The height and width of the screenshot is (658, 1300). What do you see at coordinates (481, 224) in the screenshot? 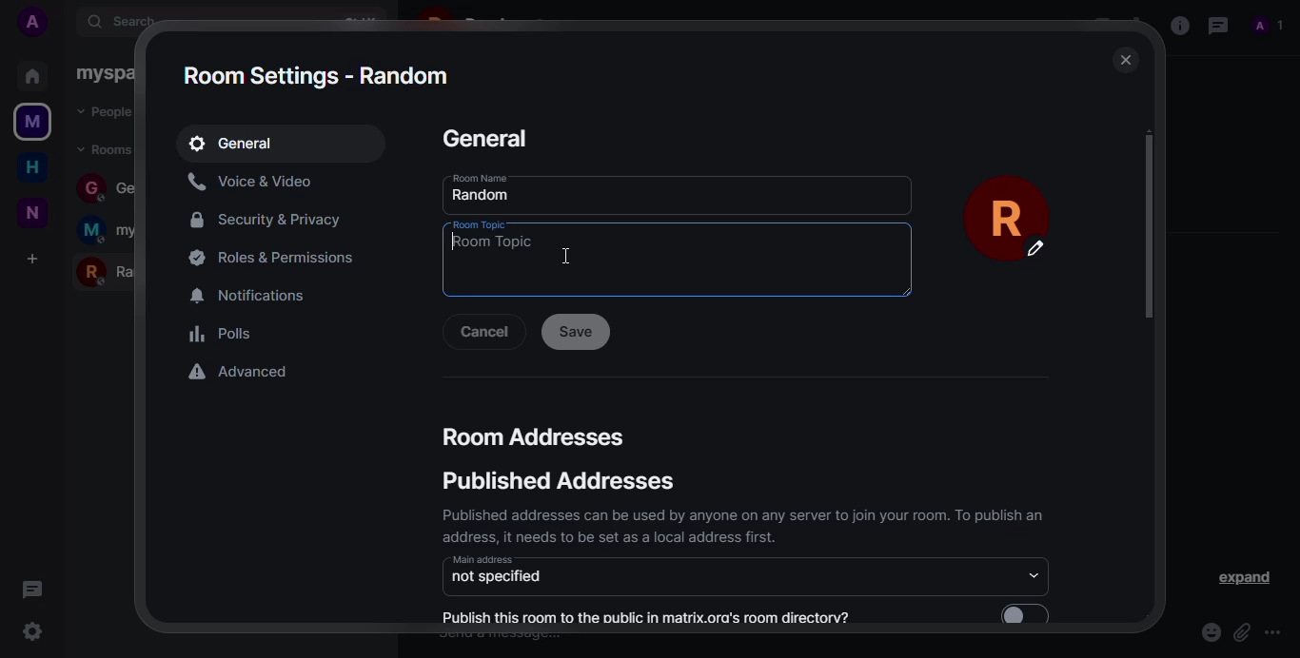
I see `room topic` at bounding box center [481, 224].